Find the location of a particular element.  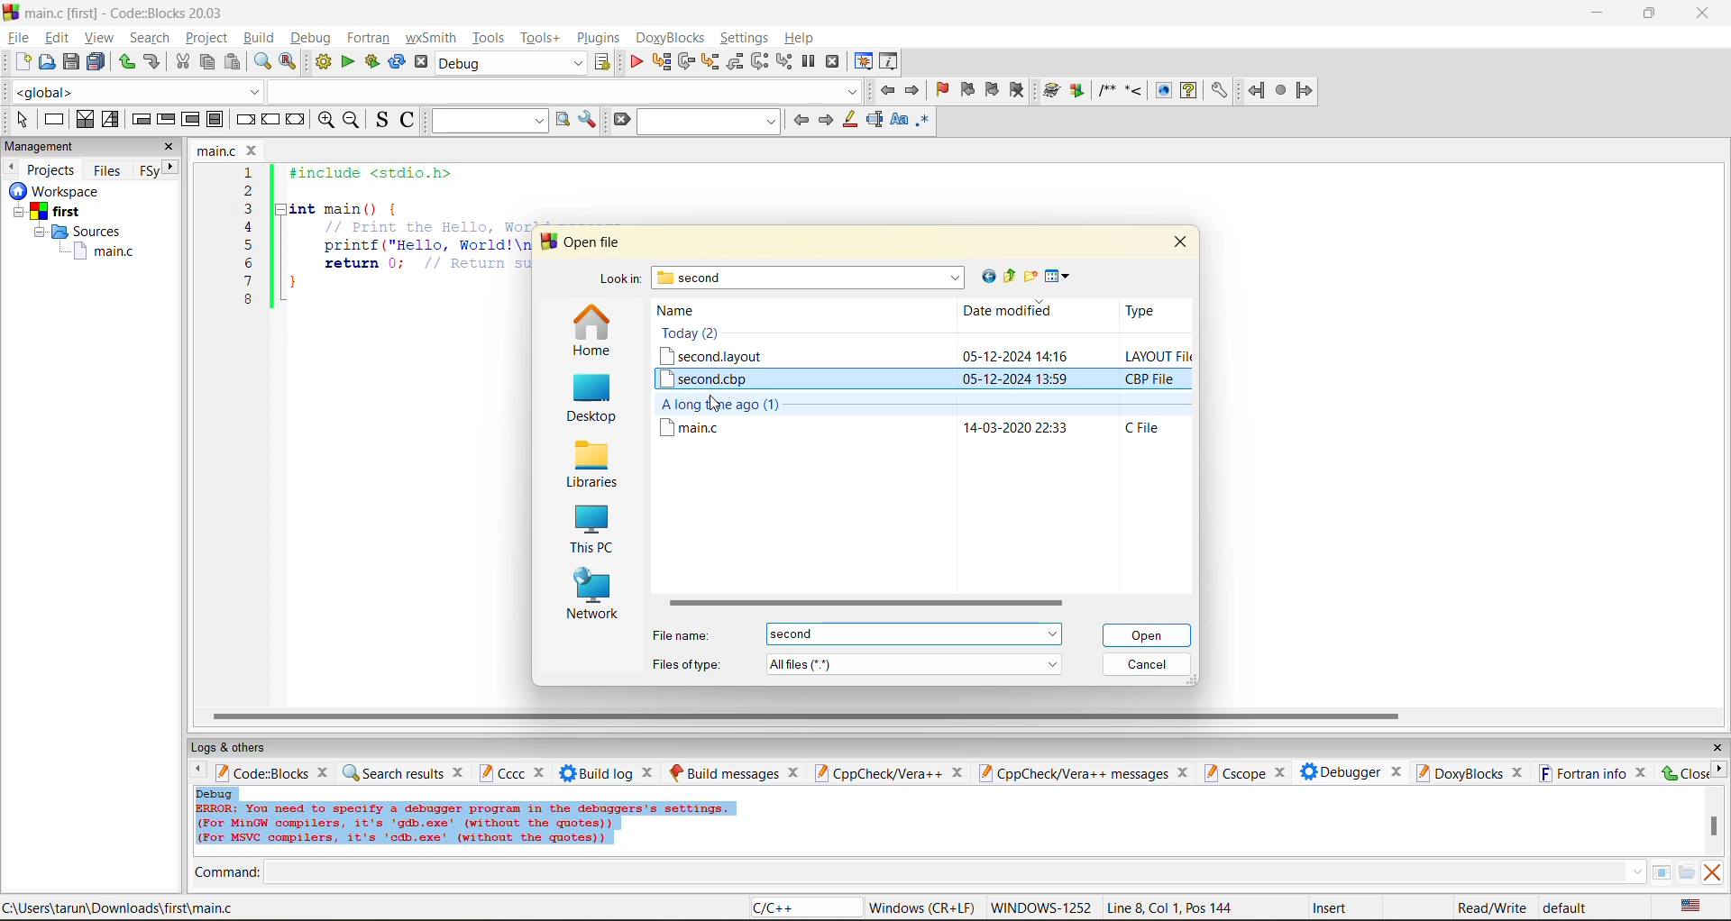

open file is located at coordinates (595, 242).